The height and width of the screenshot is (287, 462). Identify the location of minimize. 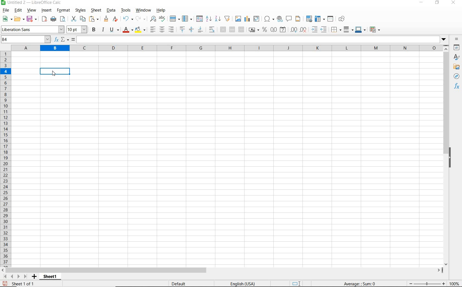
(422, 3).